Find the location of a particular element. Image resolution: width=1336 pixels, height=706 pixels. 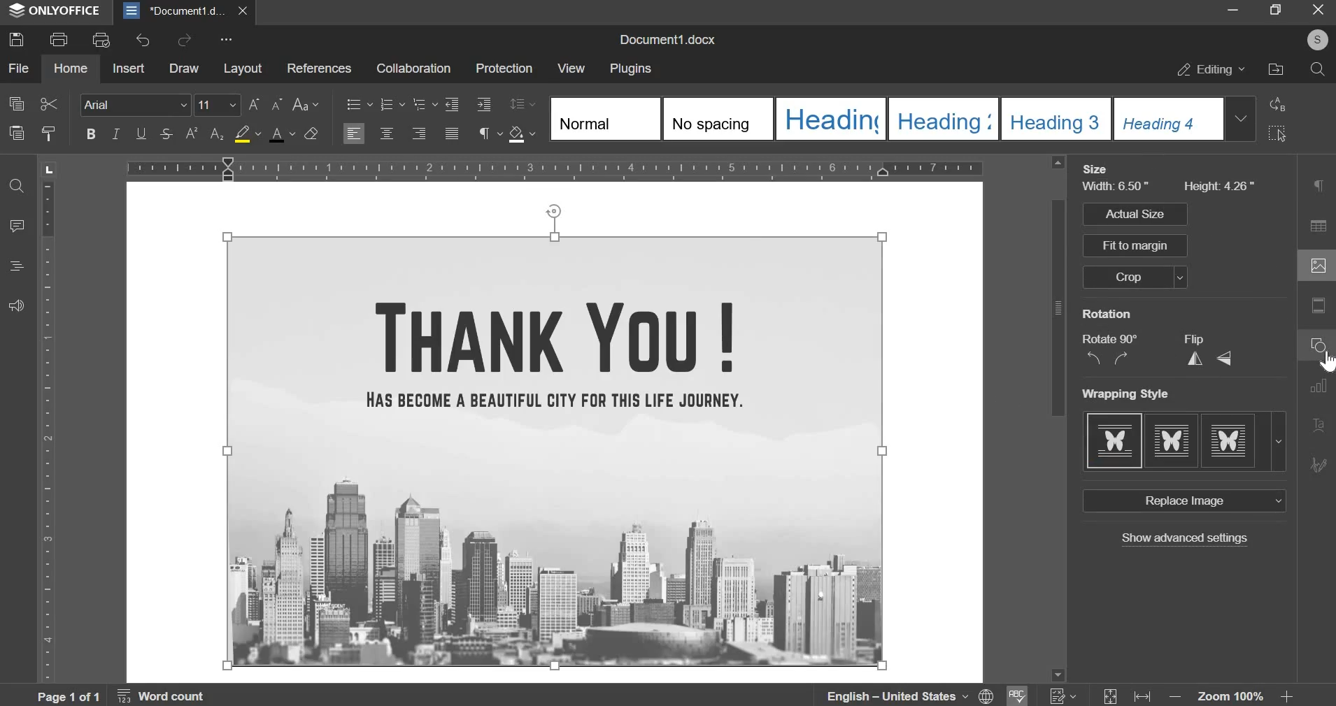

image is located at coordinates (555, 451).